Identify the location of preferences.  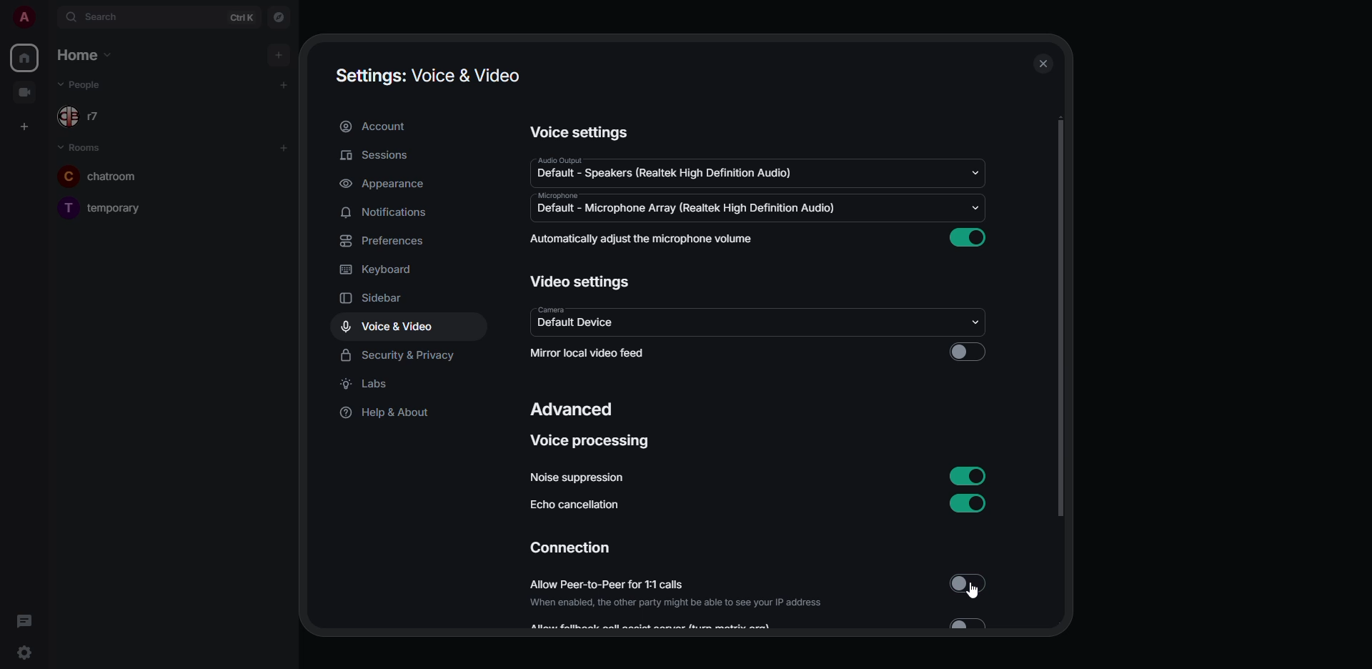
(387, 240).